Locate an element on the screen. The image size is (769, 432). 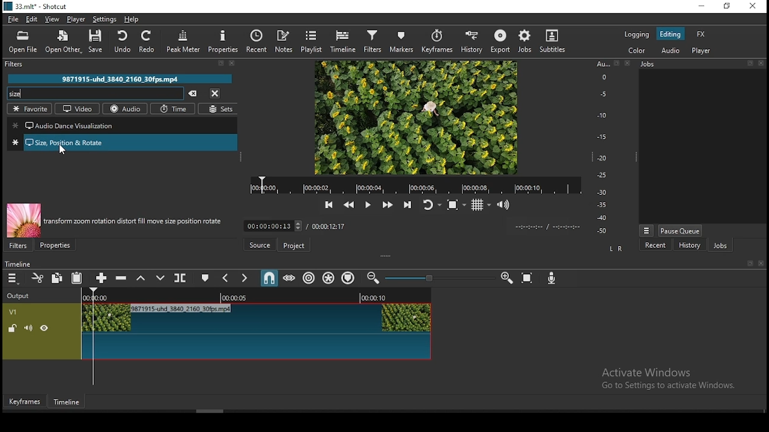
ripple delete is located at coordinates (122, 277).